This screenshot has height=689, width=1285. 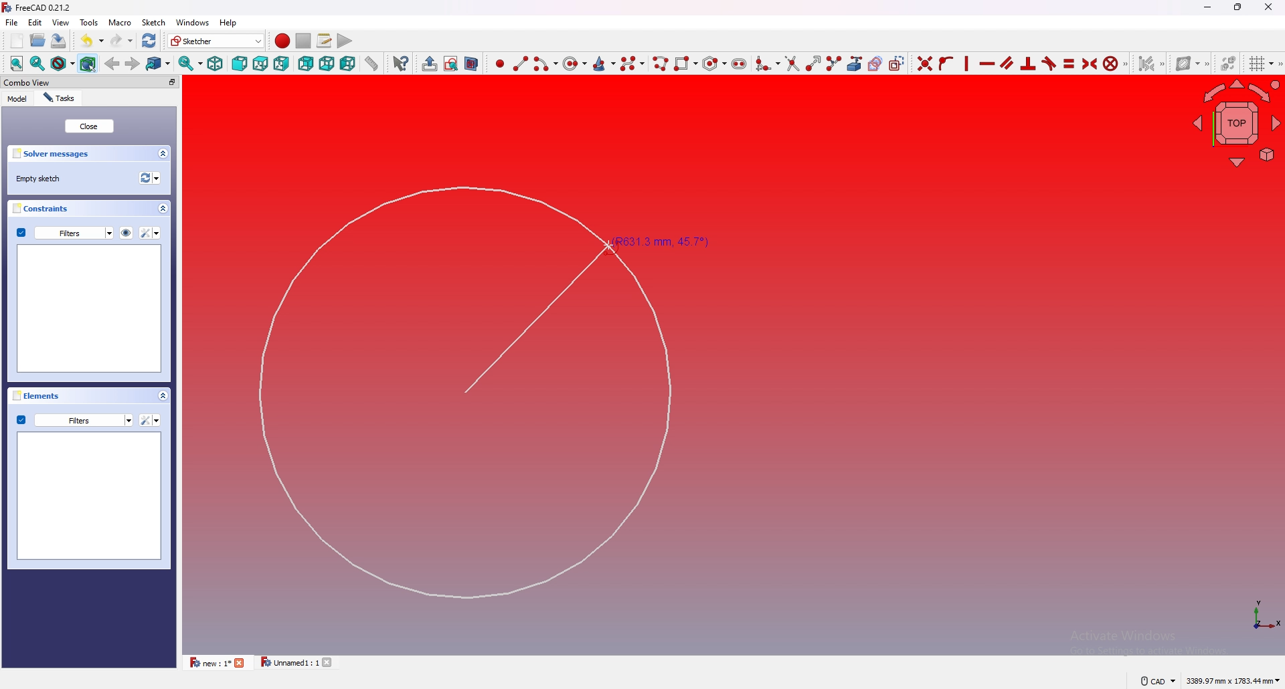 I want to click on fit all, so click(x=16, y=64).